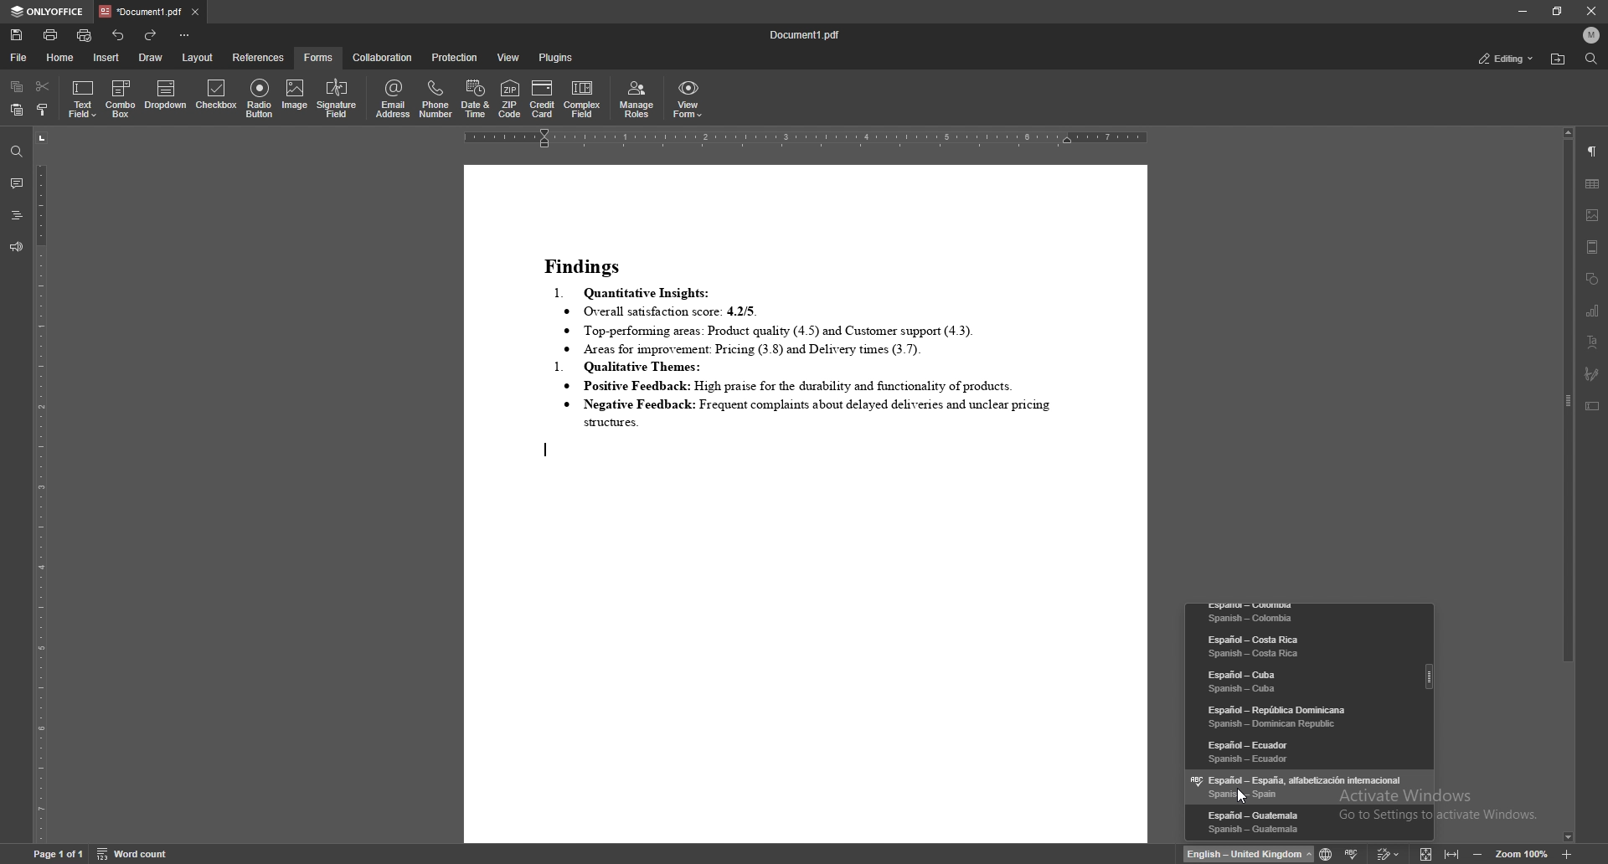 This screenshot has height=864, width=1608. I want to click on spell check, so click(1353, 853).